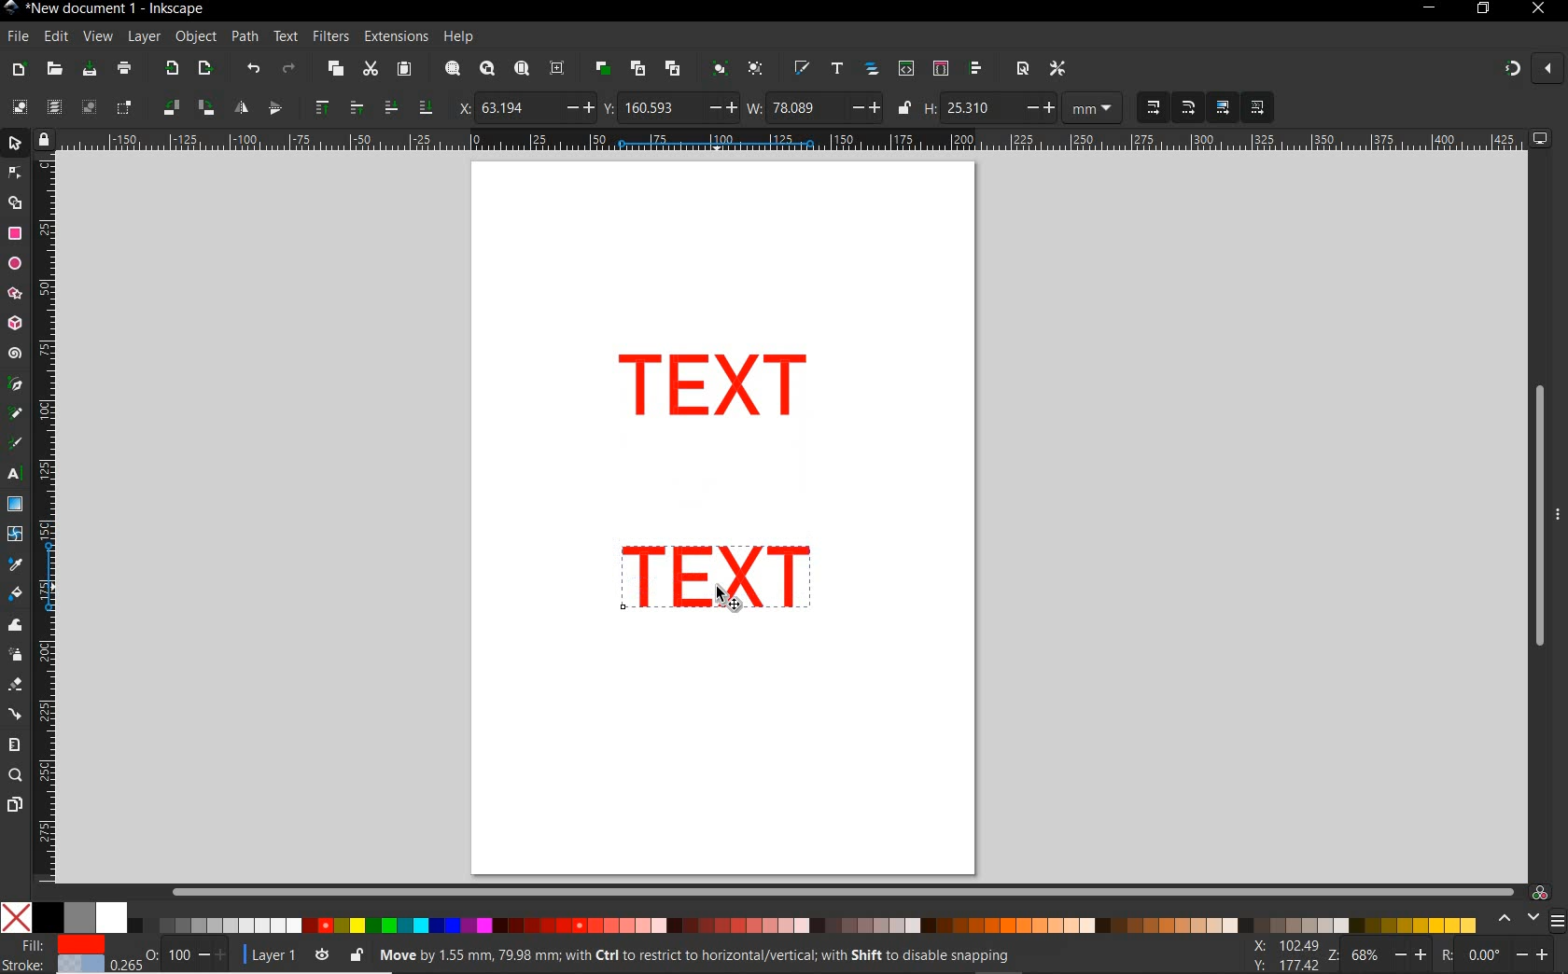 The height and width of the screenshot is (974, 1568). Describe the element at coordinates (837, 70) in the screenshot. I see `open text` at that location.